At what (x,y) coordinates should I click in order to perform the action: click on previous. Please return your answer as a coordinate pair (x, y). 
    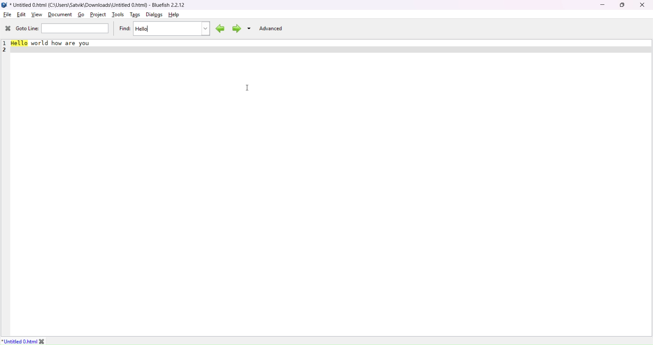
    Looking at the image, I should click on (219, 28).